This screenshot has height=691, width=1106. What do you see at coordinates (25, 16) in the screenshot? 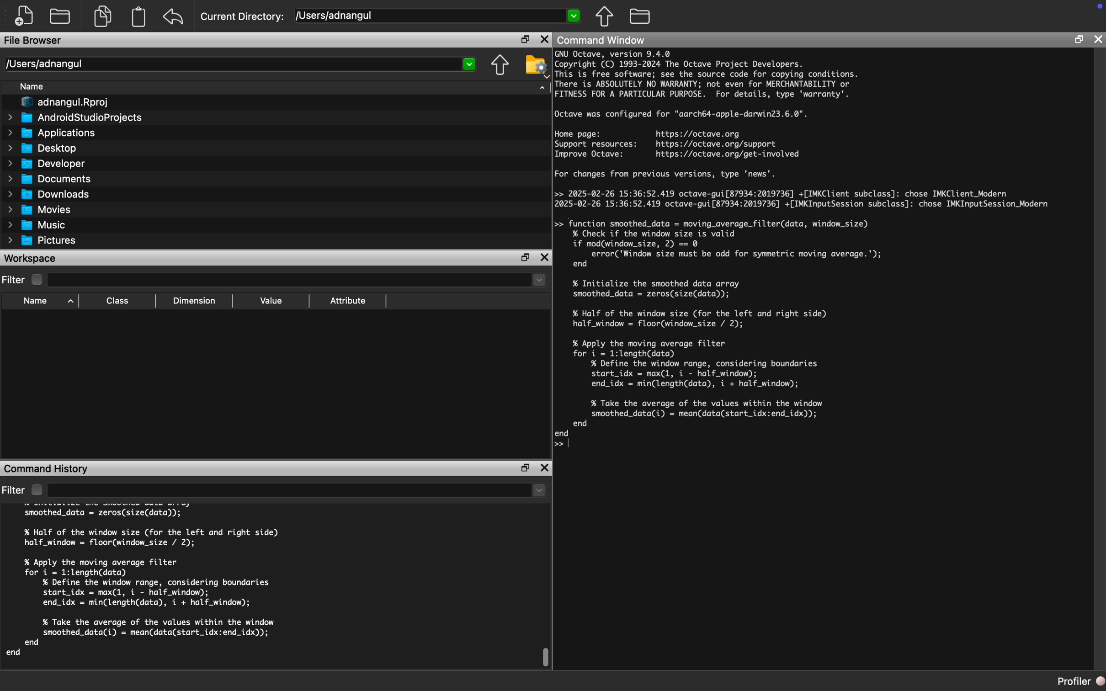
I see `New File` at bounding box center [25, 16].